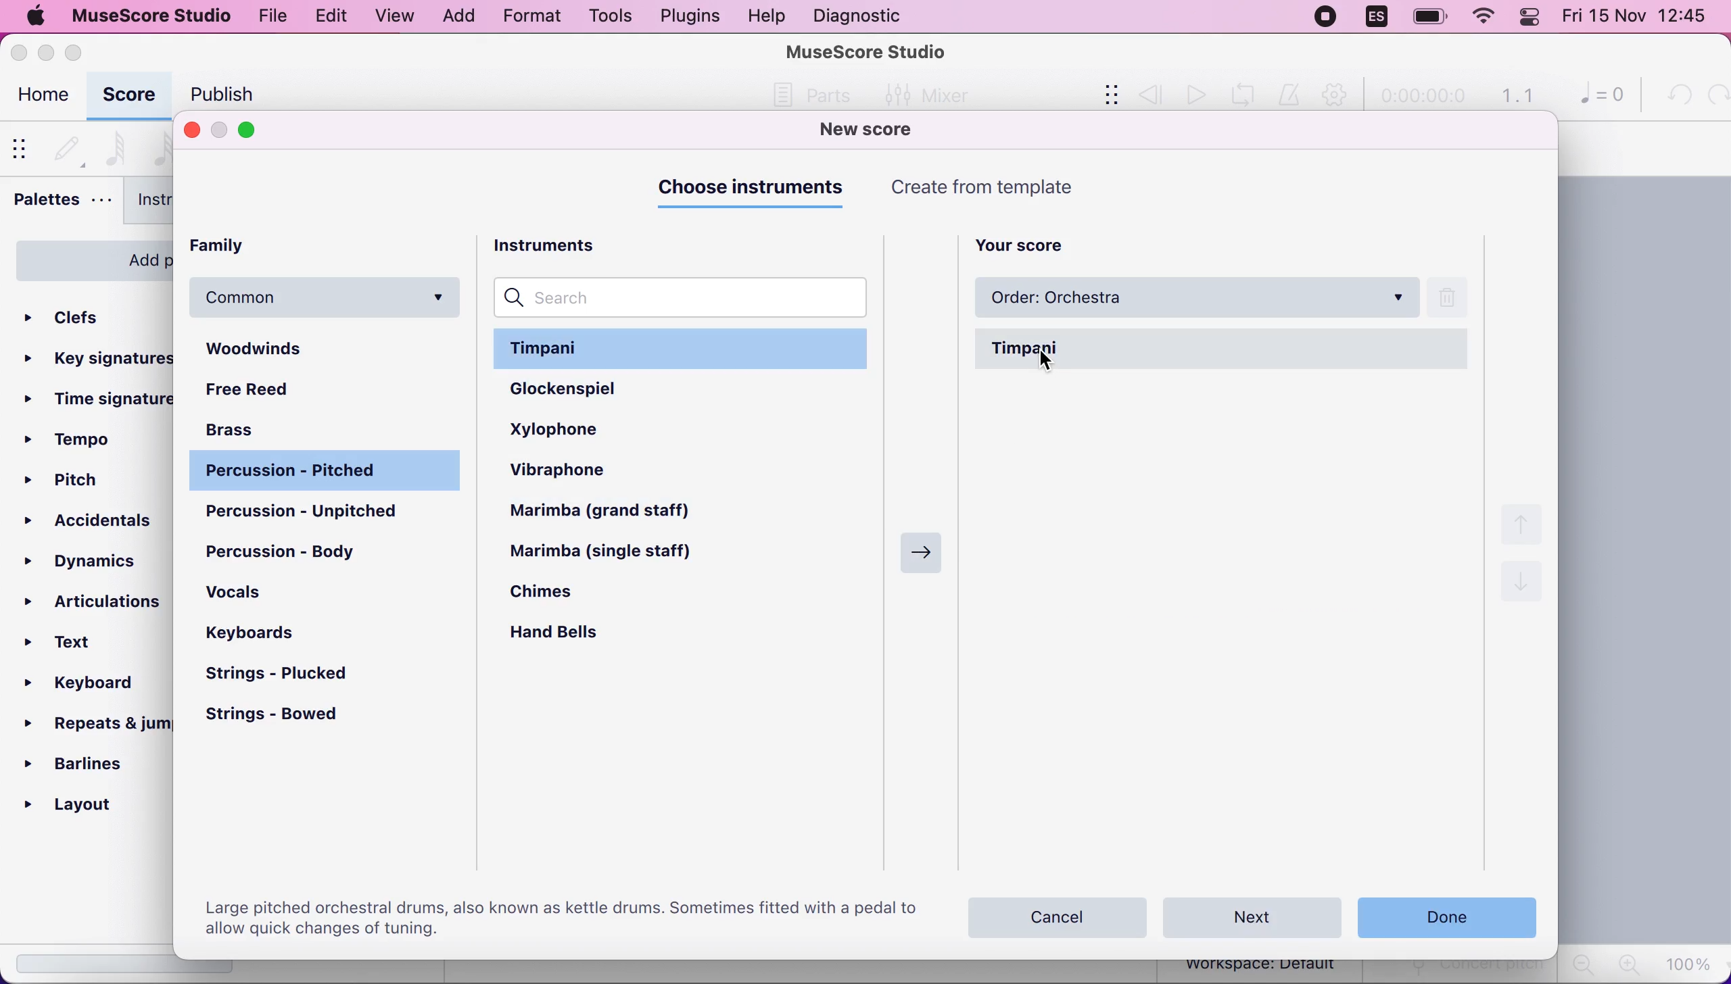 The height and width of the screenshot is (984, 1731). Describe the element at coordinates (256, 130) in the screenshot. I see `maximize` at that location.